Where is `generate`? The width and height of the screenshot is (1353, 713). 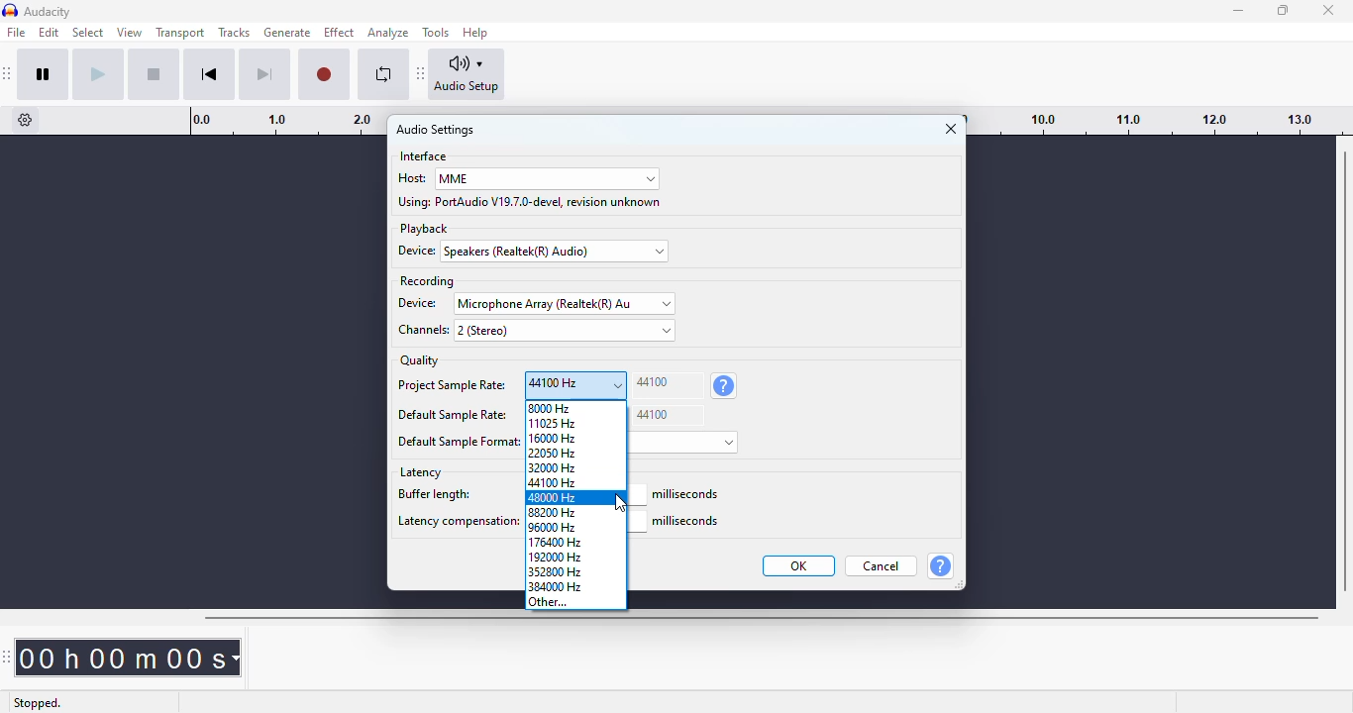 generate is located at coordinates (288, 33).